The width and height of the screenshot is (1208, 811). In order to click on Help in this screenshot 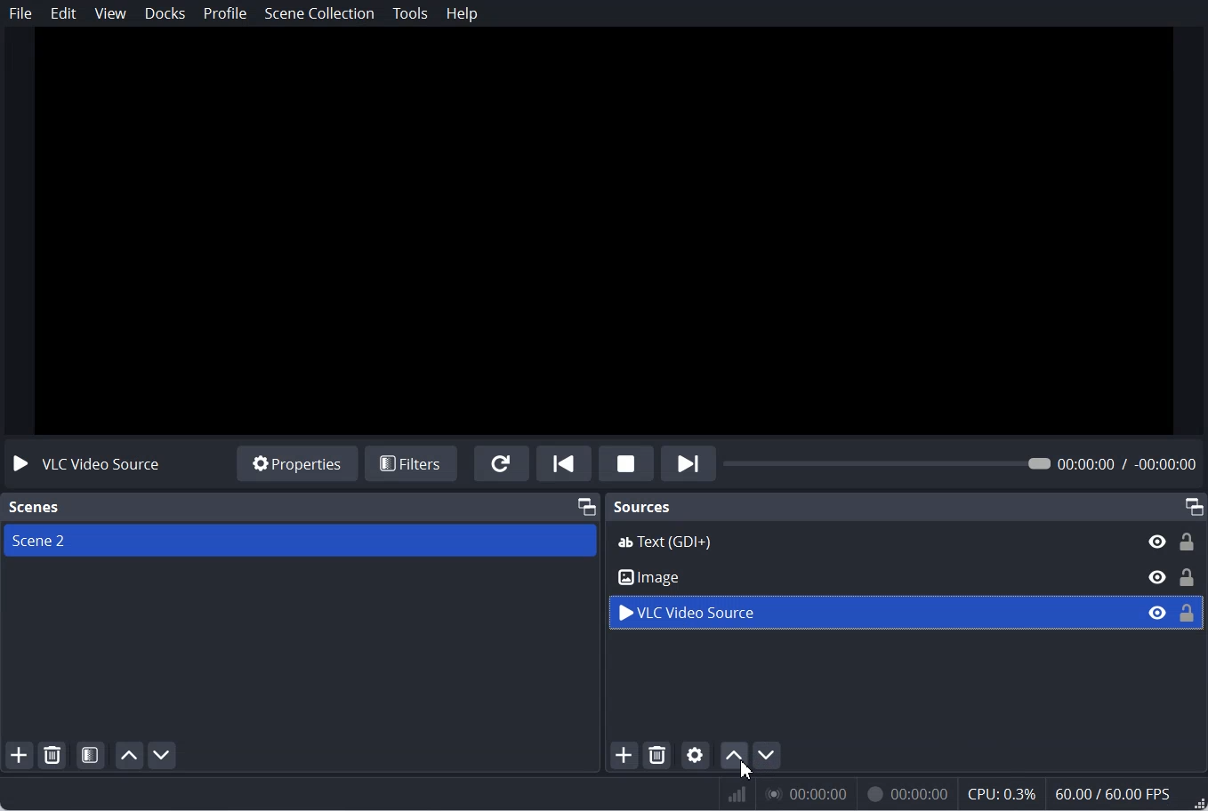, I will do `click(463, 14)`.